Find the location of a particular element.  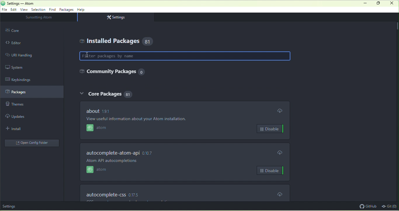

installed packages is located at coordinates (119, 41).